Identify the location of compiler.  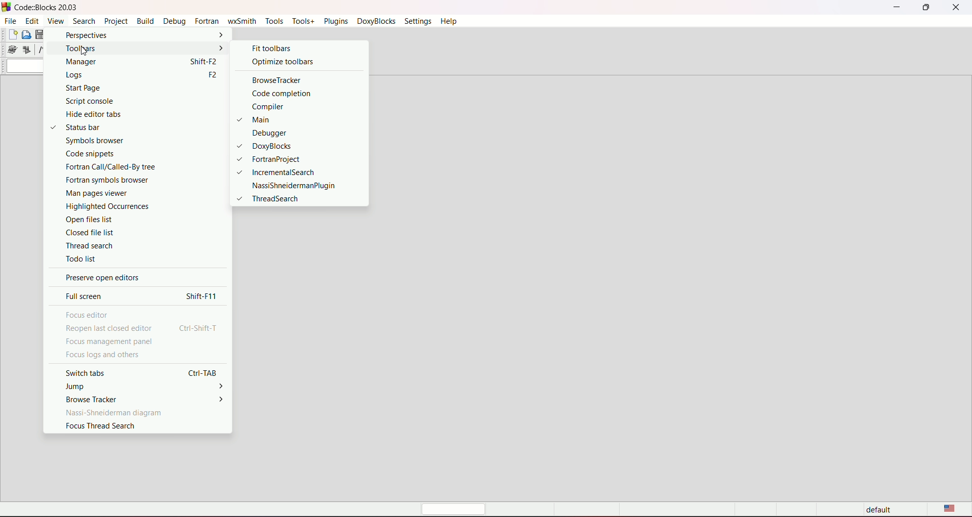
(280, 106).